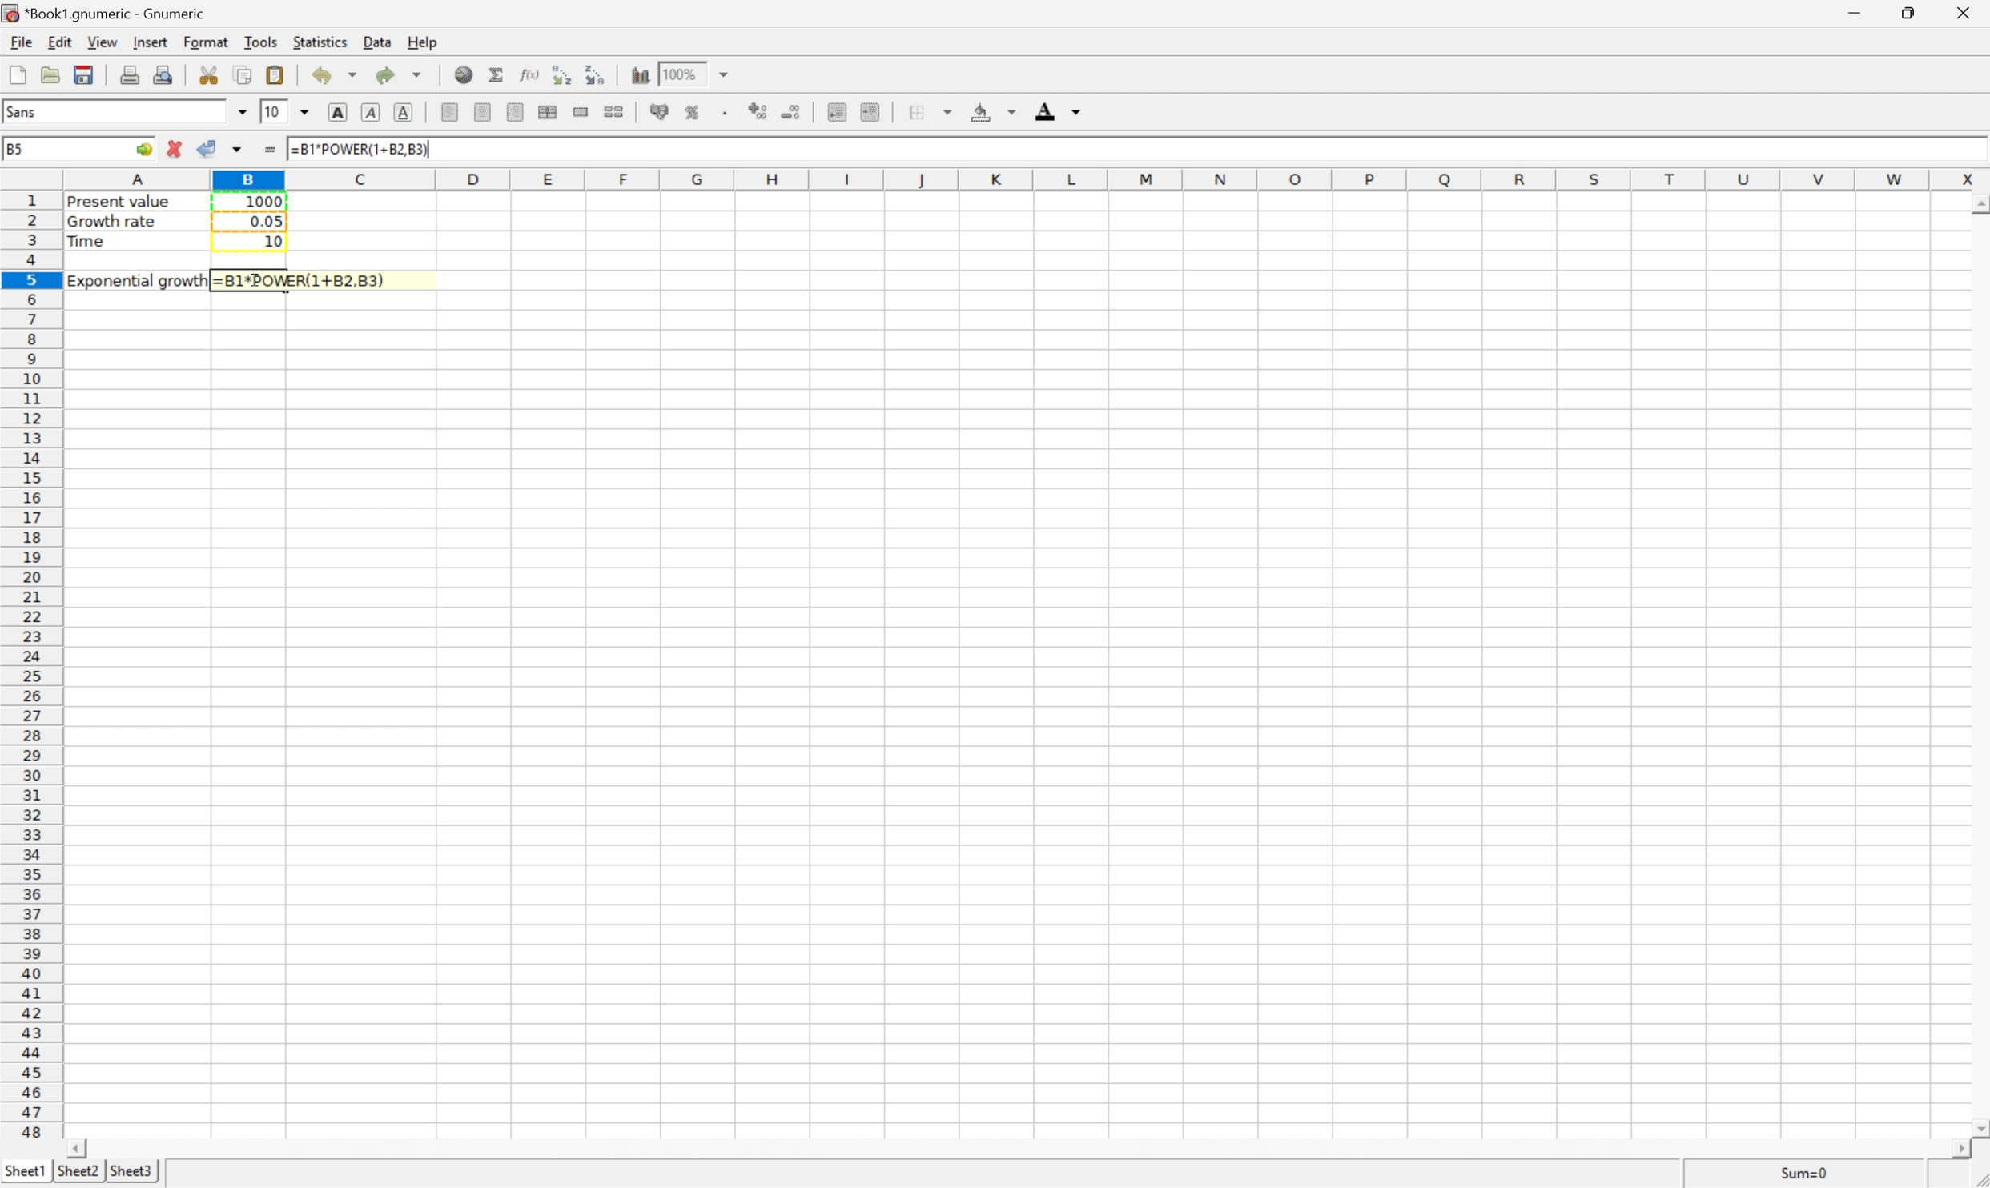  Describe the element at coordinates (339, 112) in the screenshot. I see `Bold` at that location.